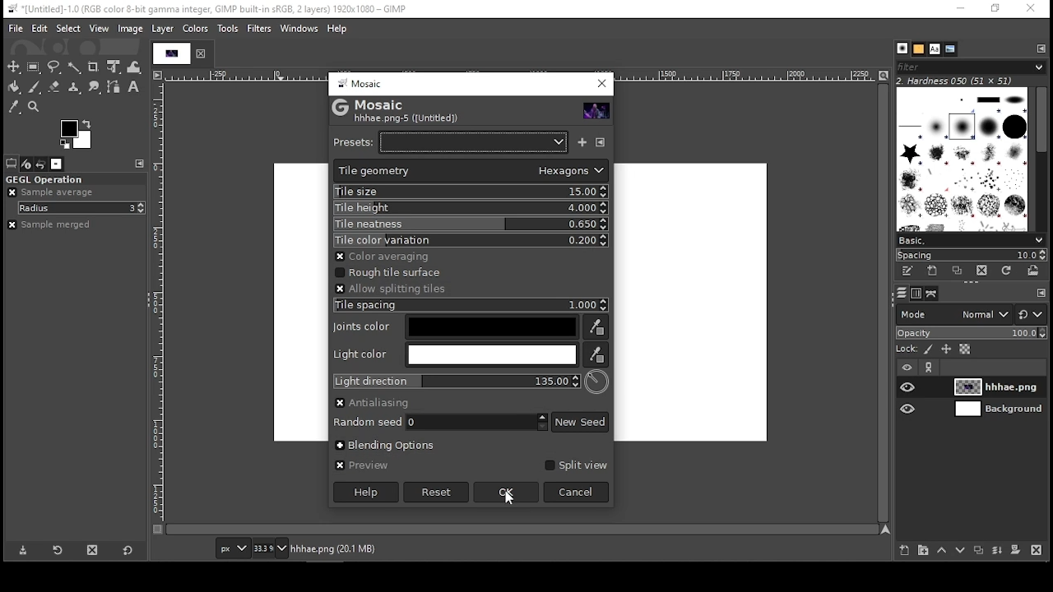 The height and width of the screenshot is (592, 1053). Describe the element at coordinates (400, 112) in the screenshot. I see `mosaic hhhae.png-5 ([untitled])` at that location.